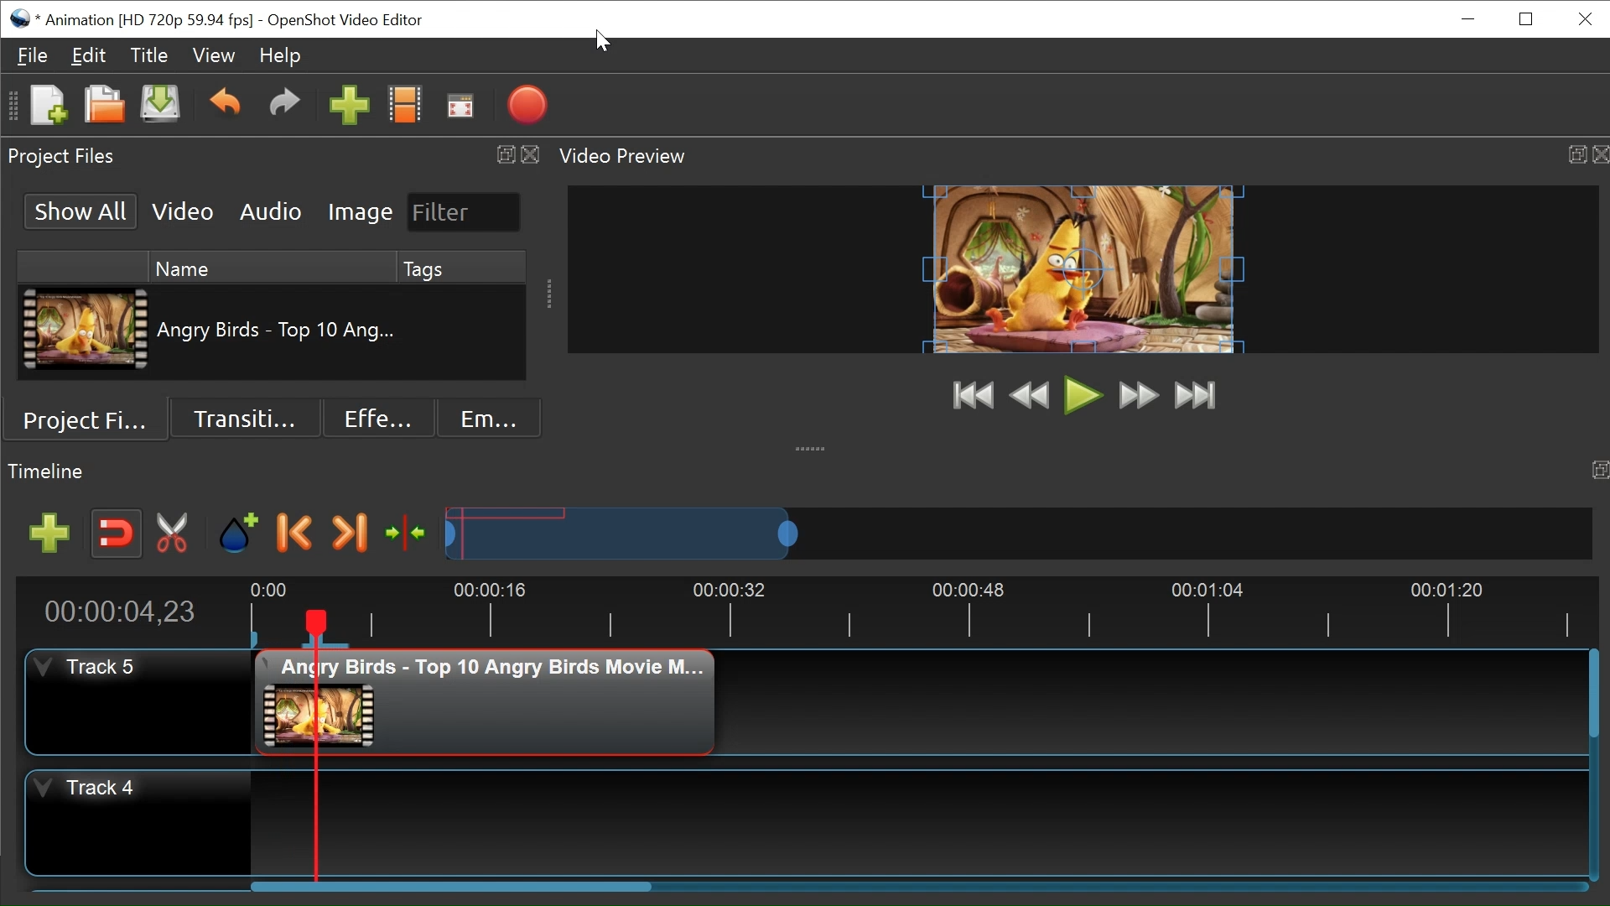 Image resolution: width=1610 pixels, height=906 pixels. What do you see at coordinates (295, 533) in the screenshot?
I see `Previous Marker` at bounding box center [295, 533].